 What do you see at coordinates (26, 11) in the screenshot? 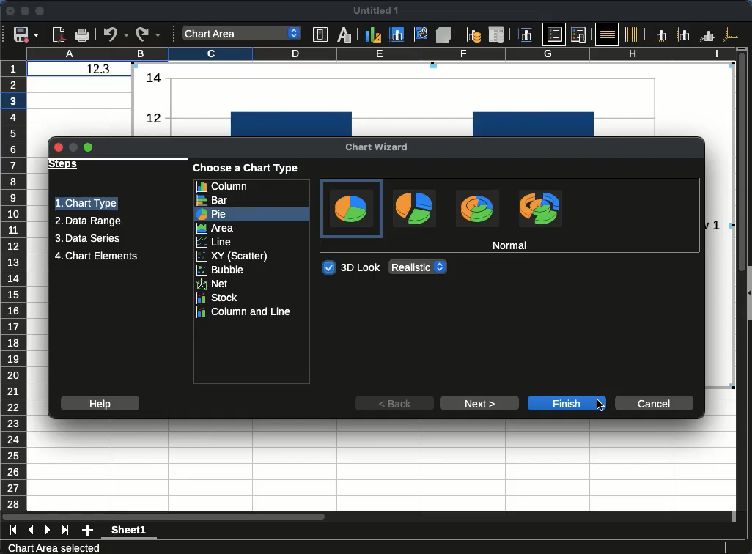
I see `minimize` at bounding box center [26, 11].